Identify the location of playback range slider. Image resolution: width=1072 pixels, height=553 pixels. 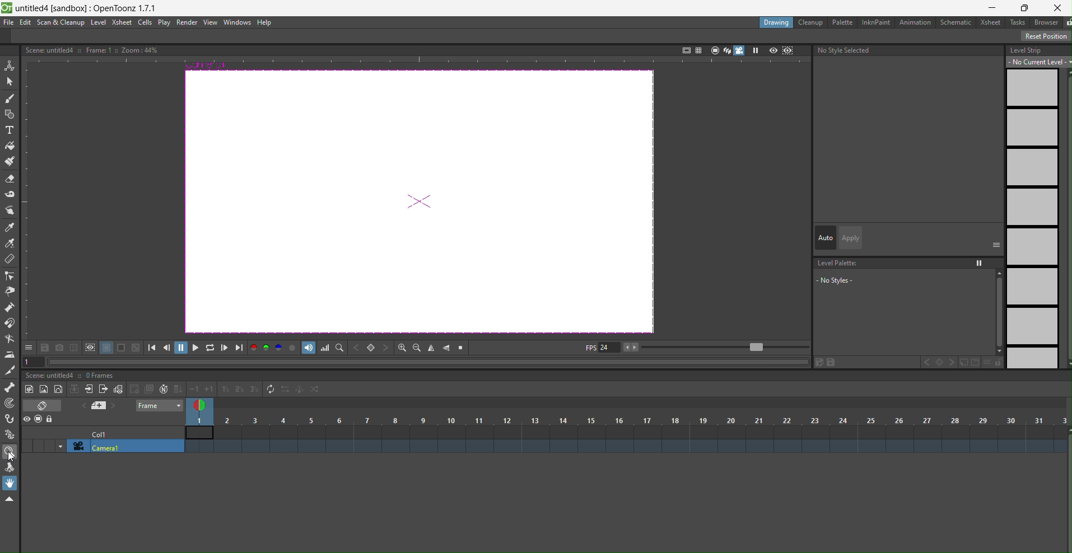
(718, 346).